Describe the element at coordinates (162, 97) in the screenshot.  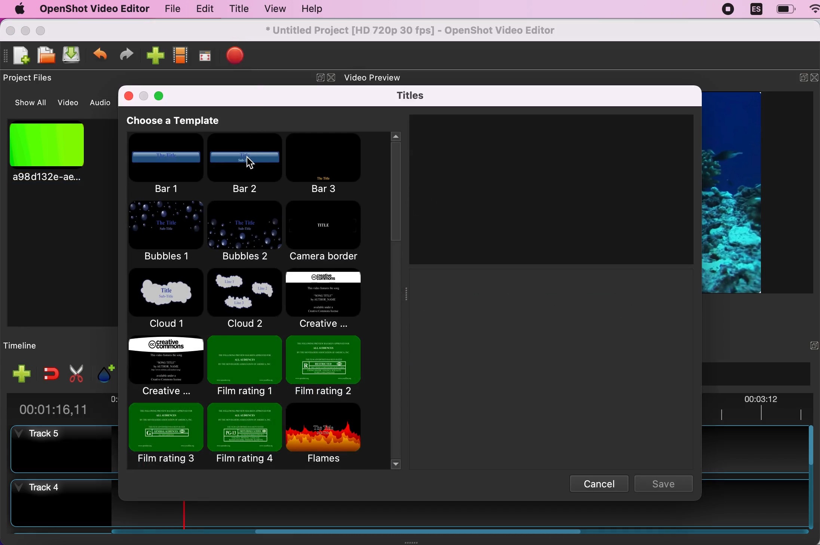
I see `maximize` at that location.